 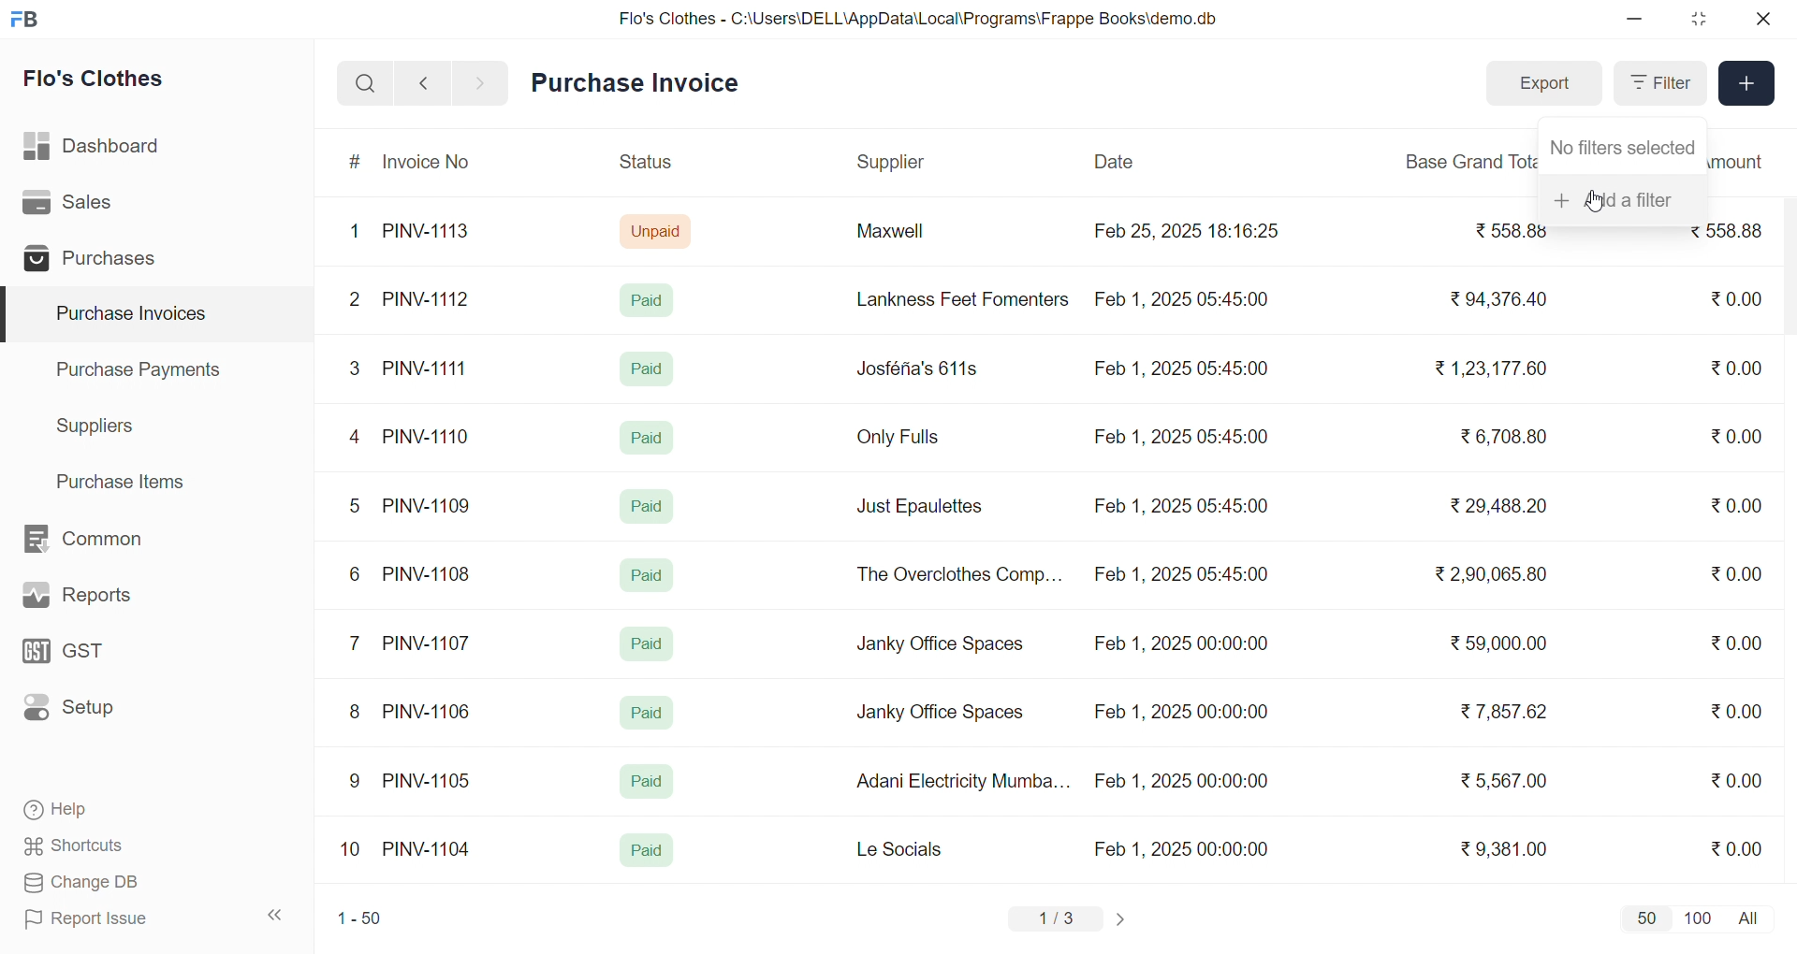 What do you see at coordinates (428, 574) in the screenshot?
I see `PINV-1108` at bounding box center [428, 574].